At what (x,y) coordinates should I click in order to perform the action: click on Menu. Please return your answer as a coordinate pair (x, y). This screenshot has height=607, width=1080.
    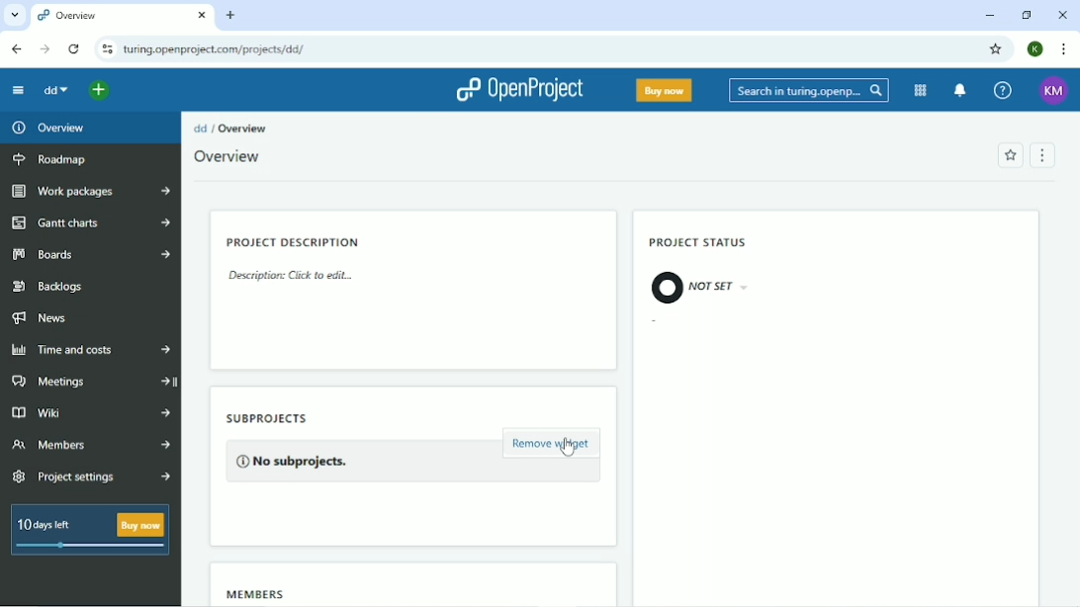
    Looking at the image, I should click on (1040, 156).